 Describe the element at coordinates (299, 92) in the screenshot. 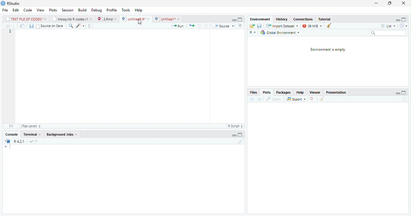

I see `Help` at that location.